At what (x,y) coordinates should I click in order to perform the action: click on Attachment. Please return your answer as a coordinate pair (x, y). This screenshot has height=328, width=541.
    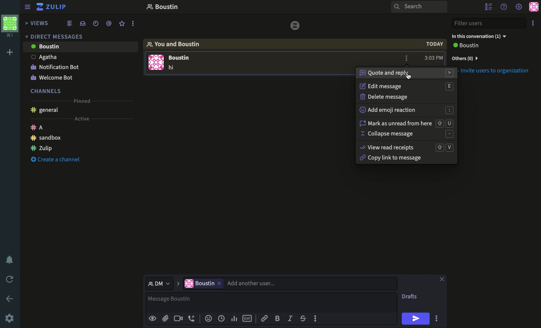
    Looking at the image, I should click on (165, 319).